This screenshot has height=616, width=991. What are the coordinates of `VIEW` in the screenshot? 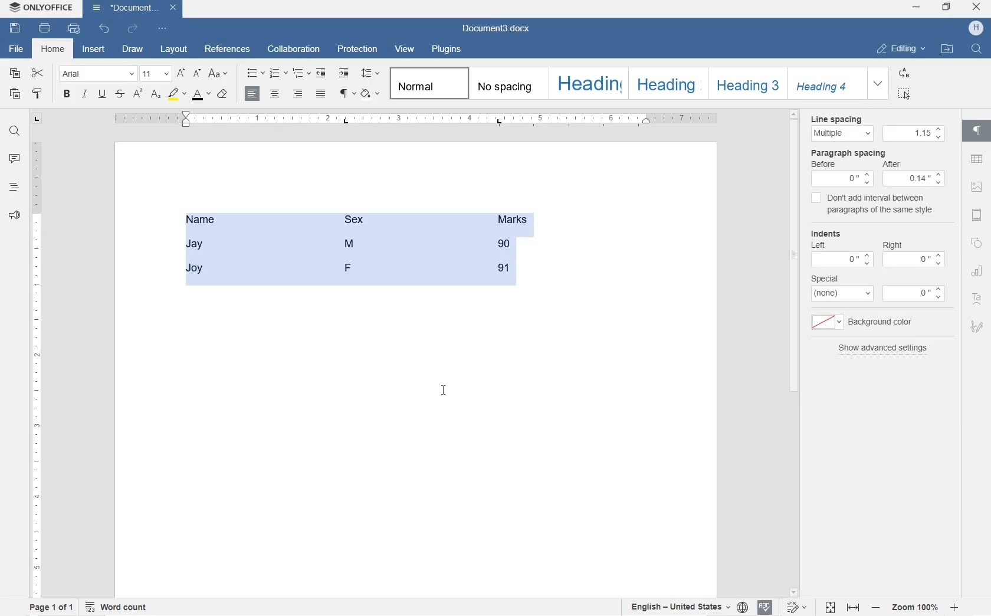 It's located at (405, 51).